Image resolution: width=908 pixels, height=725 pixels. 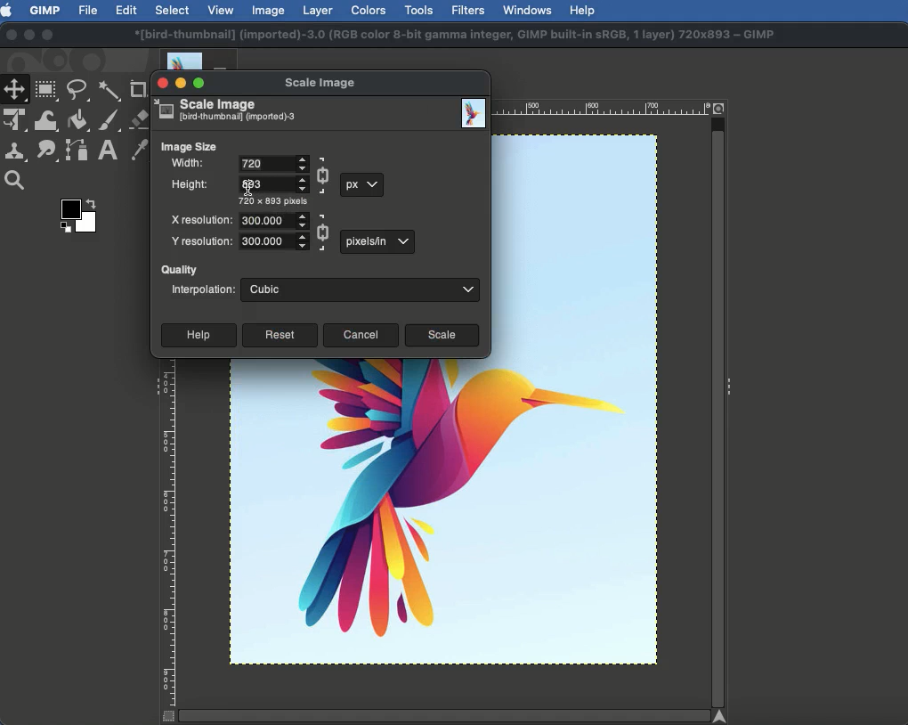 What do you see at coordinates (180, 81) in the screenshot?
I see `Minimize` at bounding box center [180, 81].